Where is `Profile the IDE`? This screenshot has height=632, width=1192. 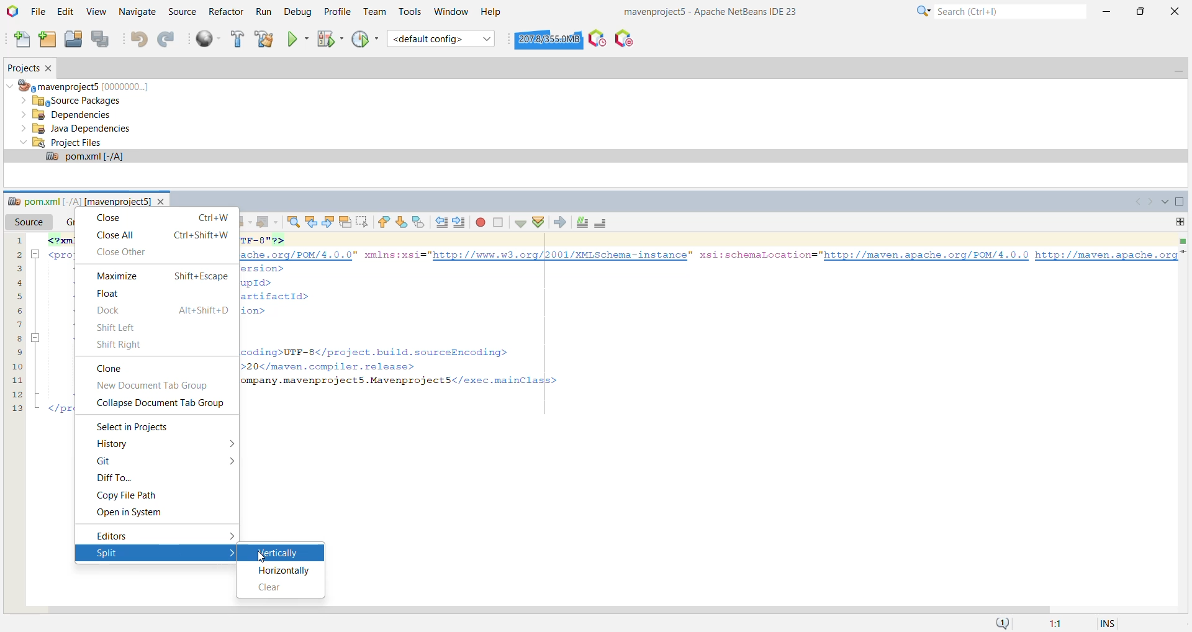 Profile the IDE is located at coordinates (597, 38).